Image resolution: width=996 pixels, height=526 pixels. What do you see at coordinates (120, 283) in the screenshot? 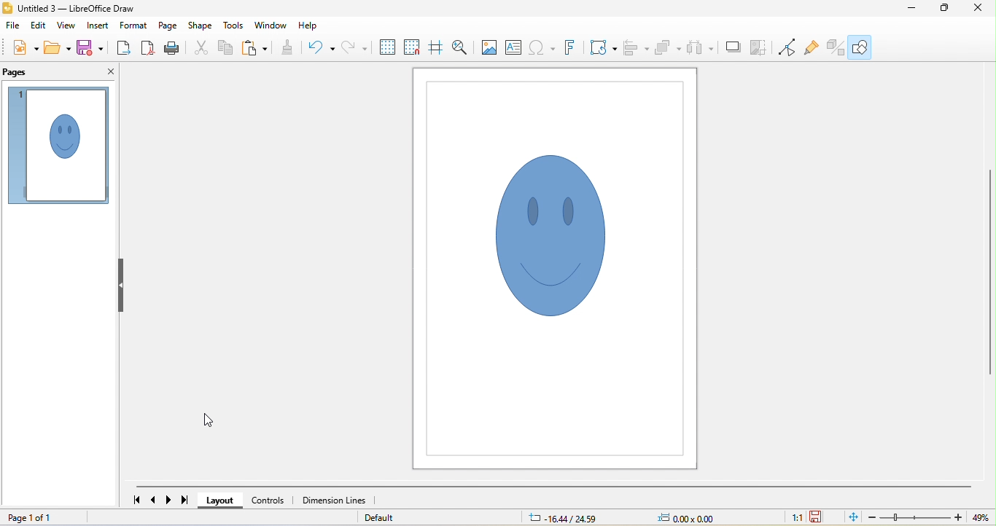
I see `hide` at bounding box center [120, 283].